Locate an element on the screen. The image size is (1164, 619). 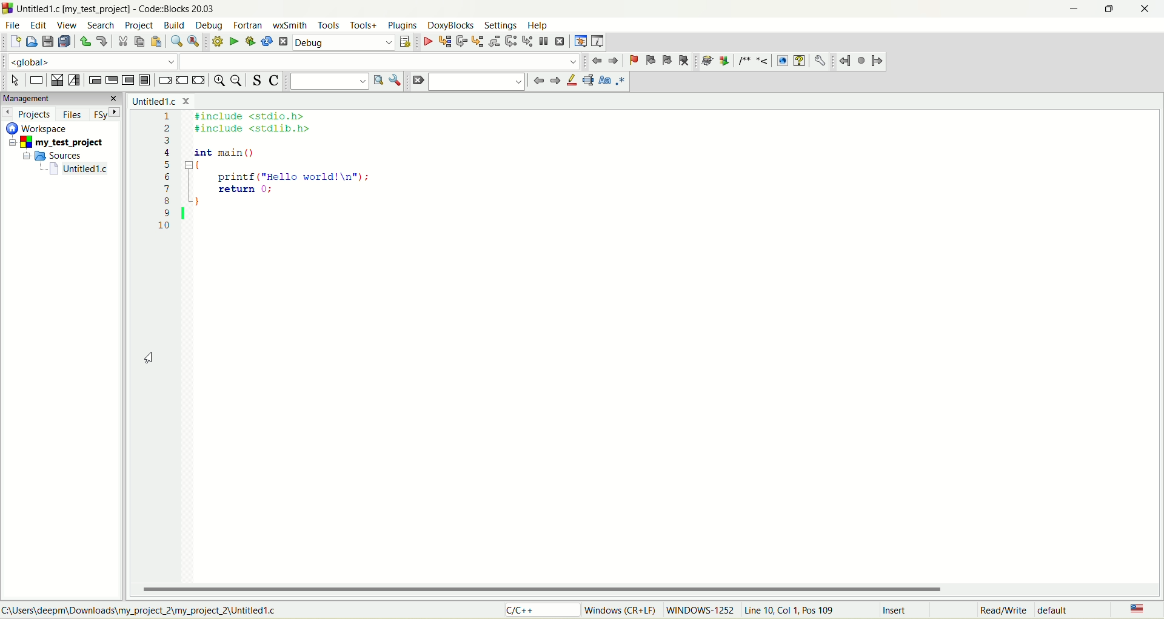
cut is located at coordinates (123, 42).